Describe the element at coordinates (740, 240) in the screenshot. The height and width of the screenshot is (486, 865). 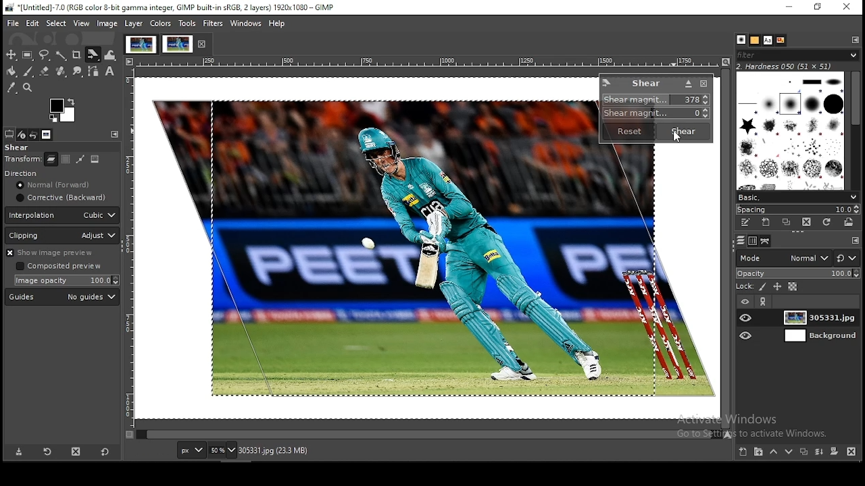
I see `paths` at that location.